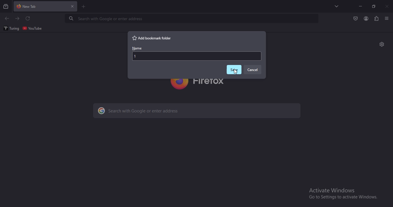 The width and height of the screenshot is (393, 207). What do you see at coordinates (234, 74) in the screenshot?
I see `Cursor` at bounding box center [234, 74].